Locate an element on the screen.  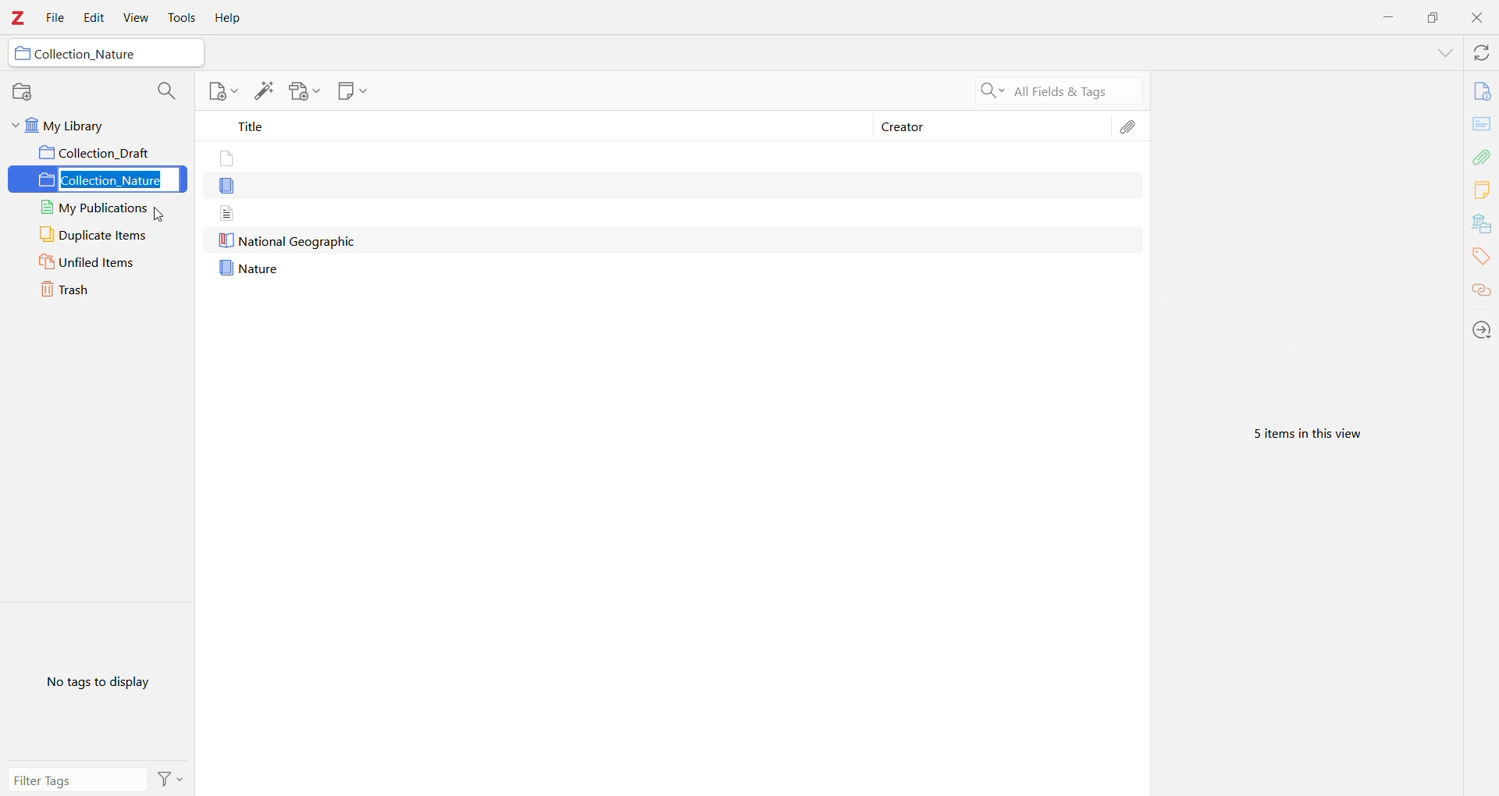
Nature geographic is located at coordinates (683, 241).